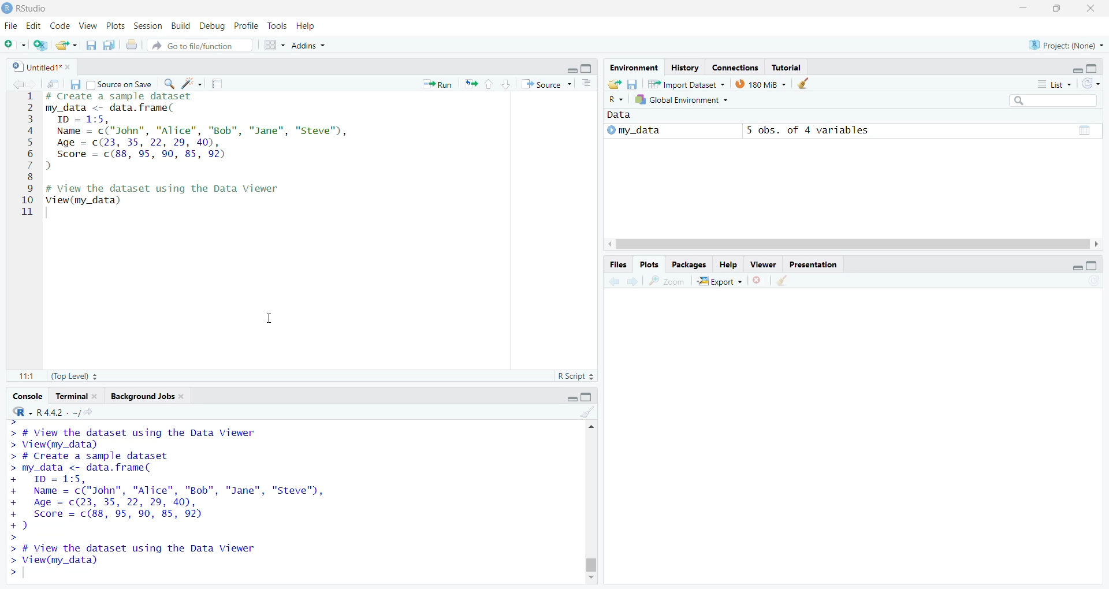  Describe the element at coordinates (246, 27) in the screenshot. I see `Profile` at that location.